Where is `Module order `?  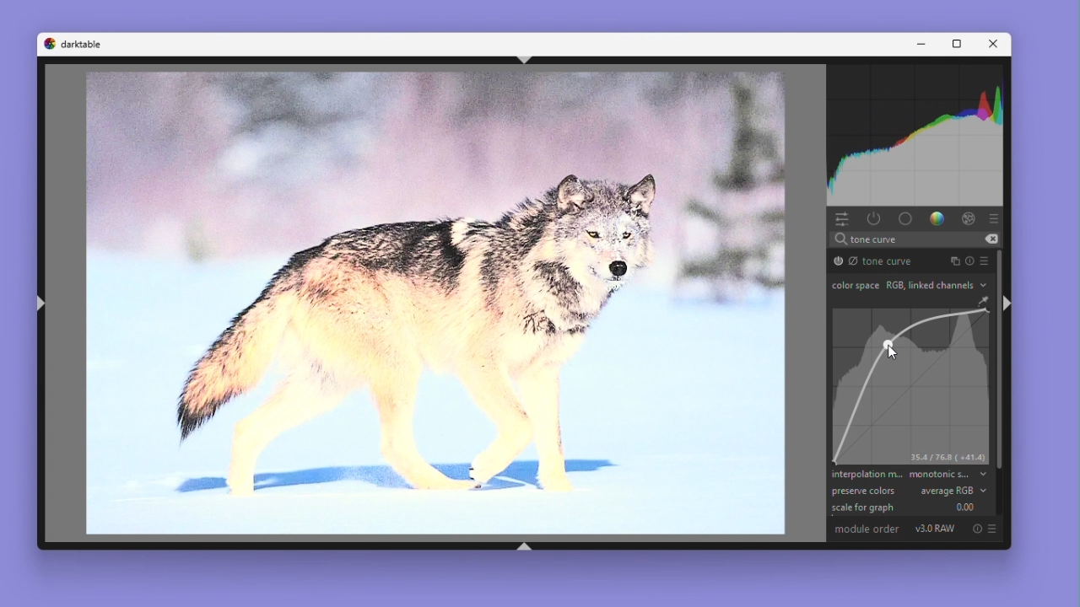
Module order  is located at coordinates (867, 530).